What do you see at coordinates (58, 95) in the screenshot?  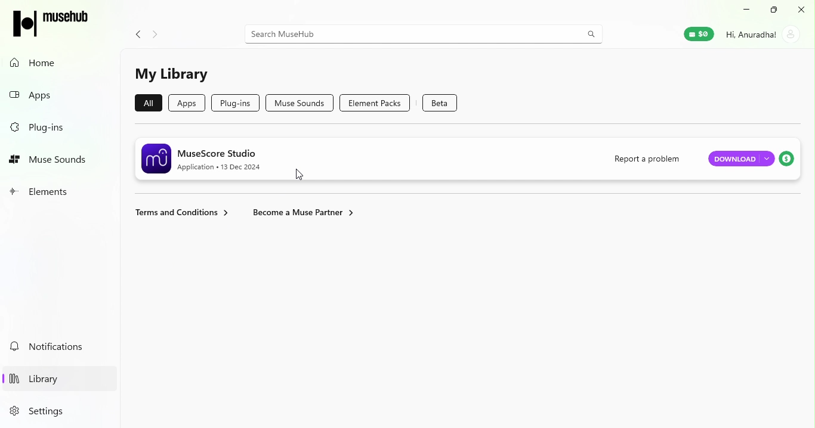 I see `Apps` at bounding box center [58, 95].